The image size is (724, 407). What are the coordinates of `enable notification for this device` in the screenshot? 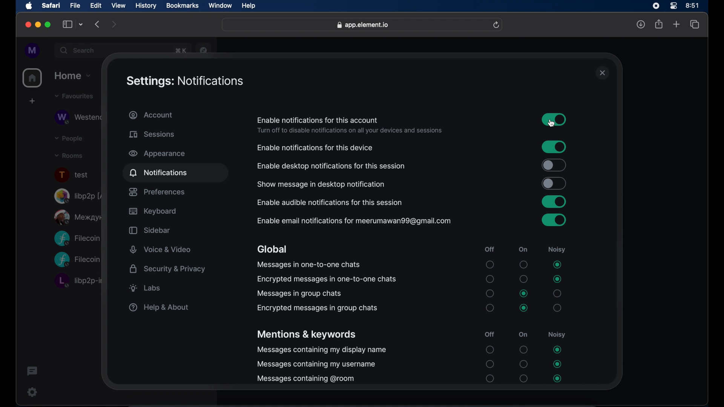 It's located at (315, 148).